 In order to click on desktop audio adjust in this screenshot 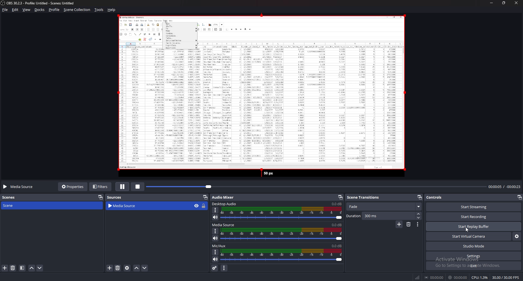, I will do `click(282, 213)`.